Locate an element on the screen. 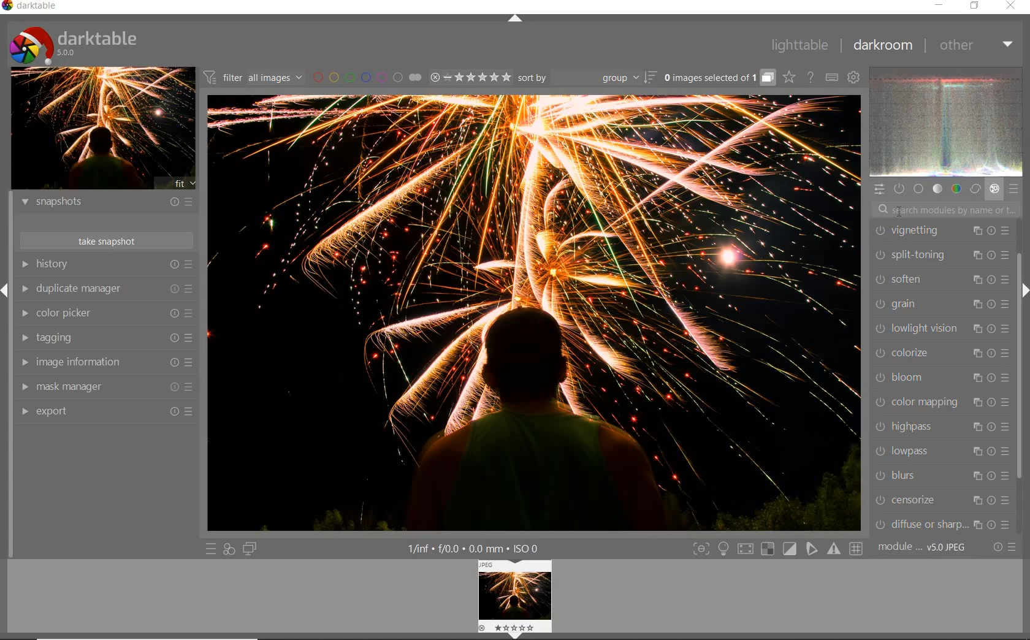  history is located at coordinates (109, 265).